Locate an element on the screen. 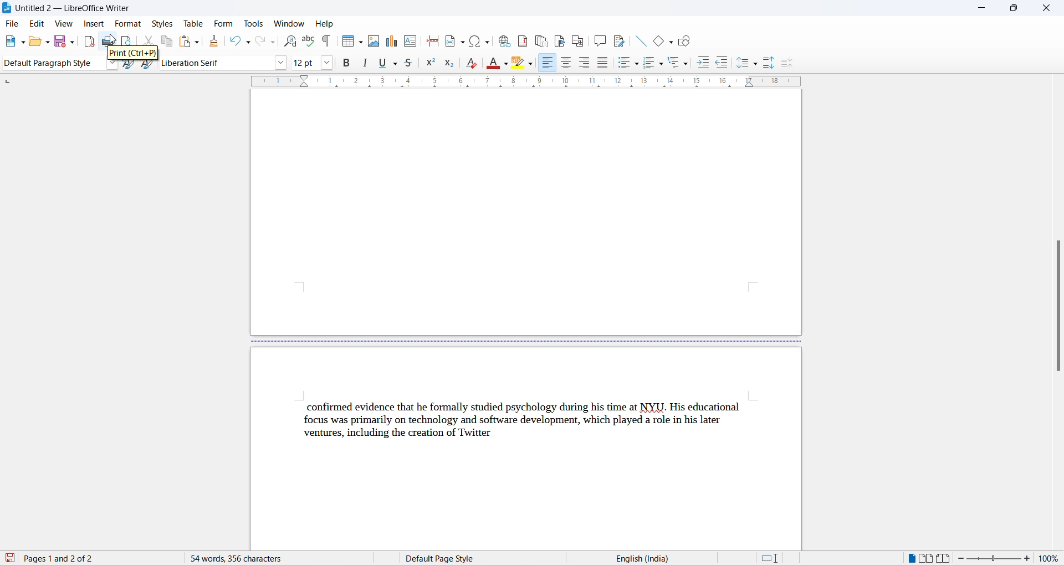 This screenshot has width=1064, height=566. clone formatting is located at coordinates (216, 41).